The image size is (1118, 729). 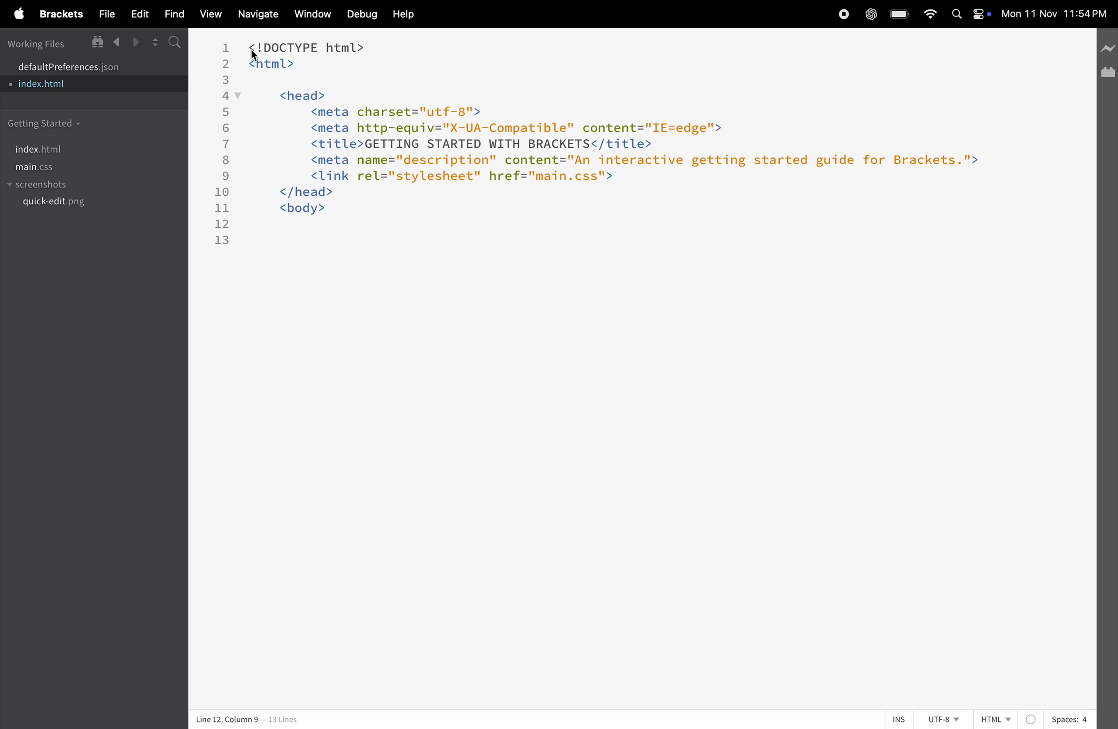 I want to click on getting started, so click(x=50, y=121).